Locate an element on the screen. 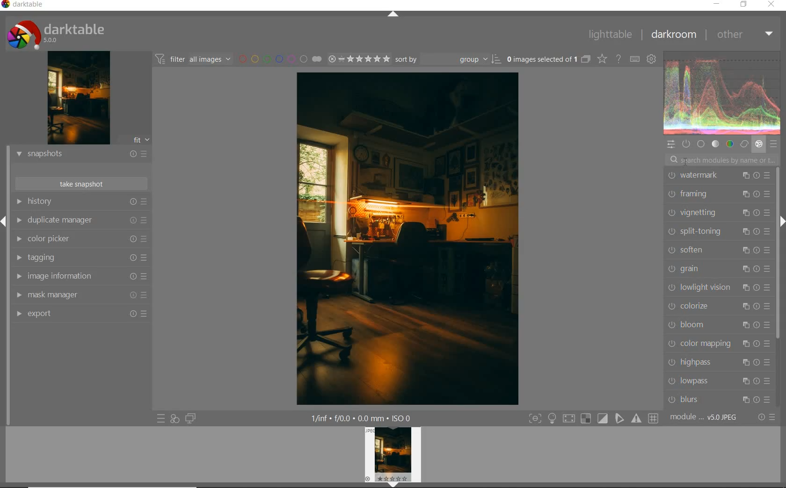  lighttable is located at coordinates (611, 36).